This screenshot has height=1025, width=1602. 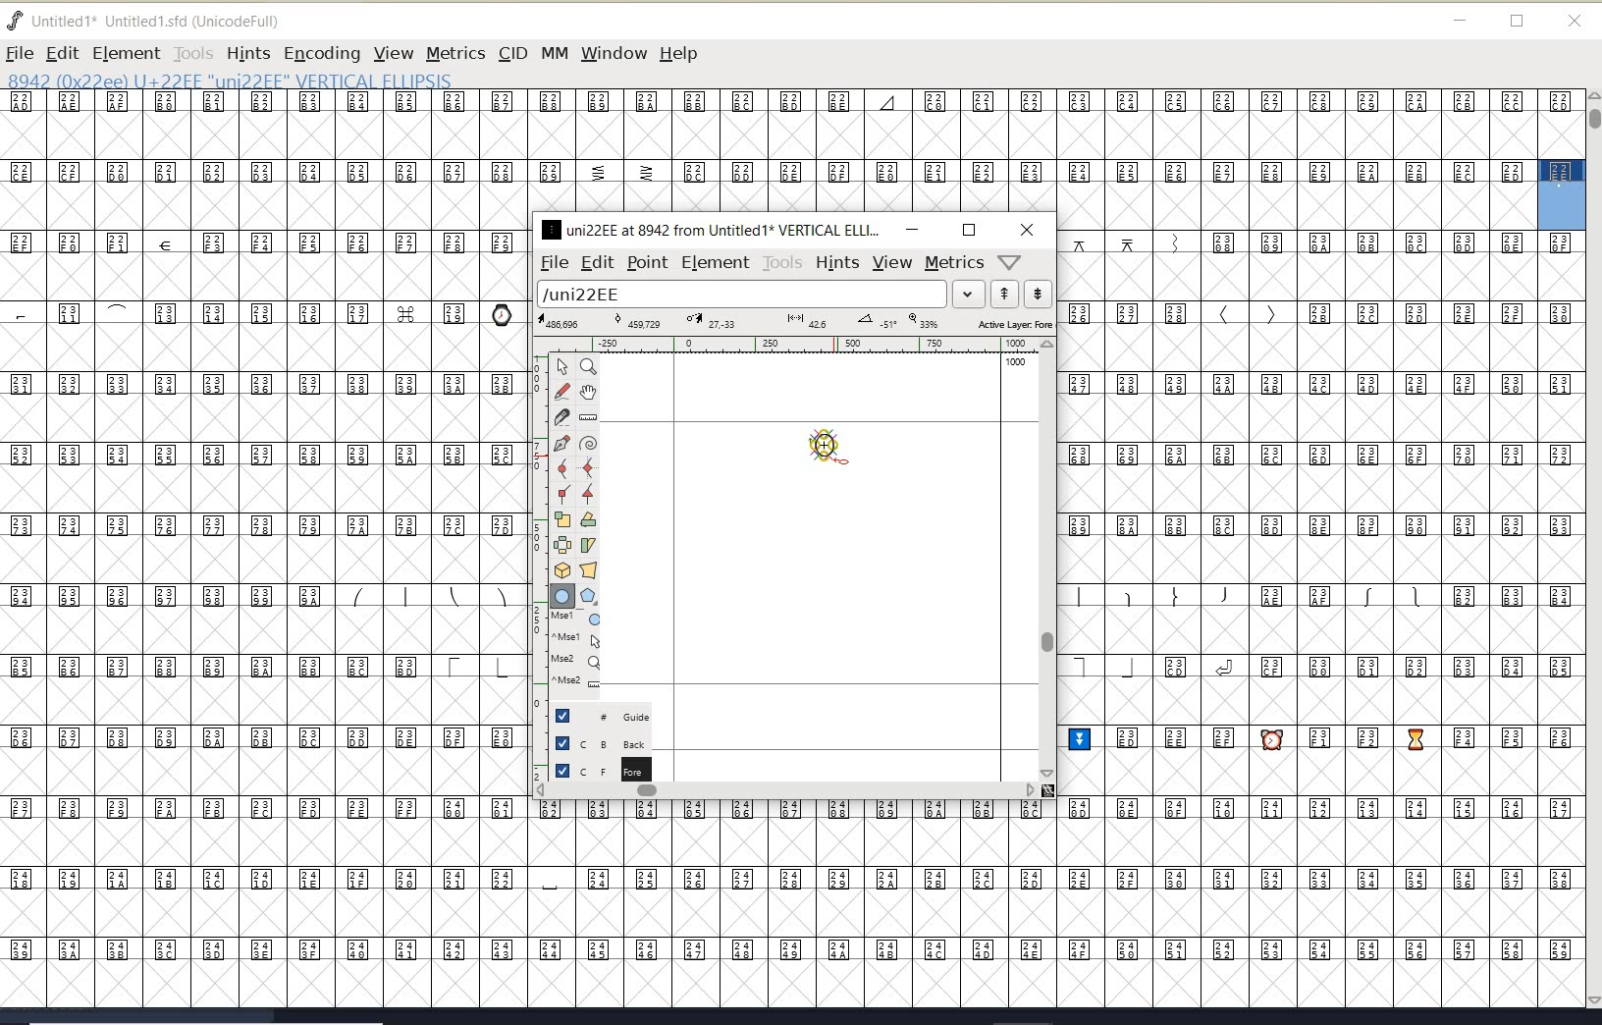 What do you see at coordinates (892, 262) in the screenshot?
I see `view` at bounding box center [892, 262].